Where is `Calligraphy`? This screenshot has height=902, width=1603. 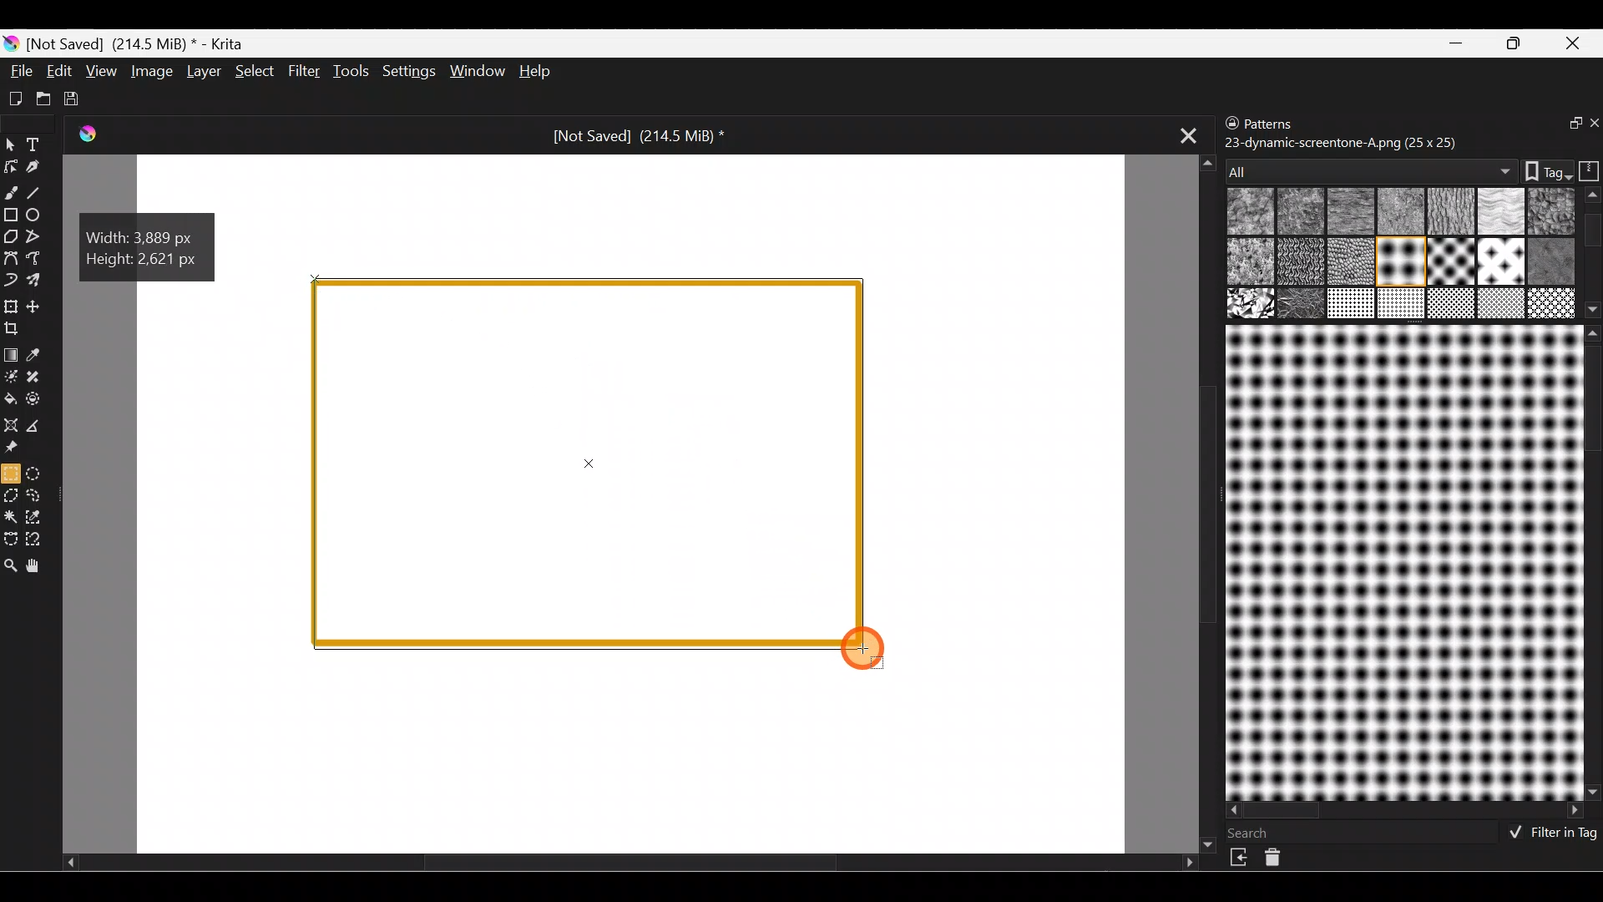 Calligraphy is located at coordinates (36, 166).